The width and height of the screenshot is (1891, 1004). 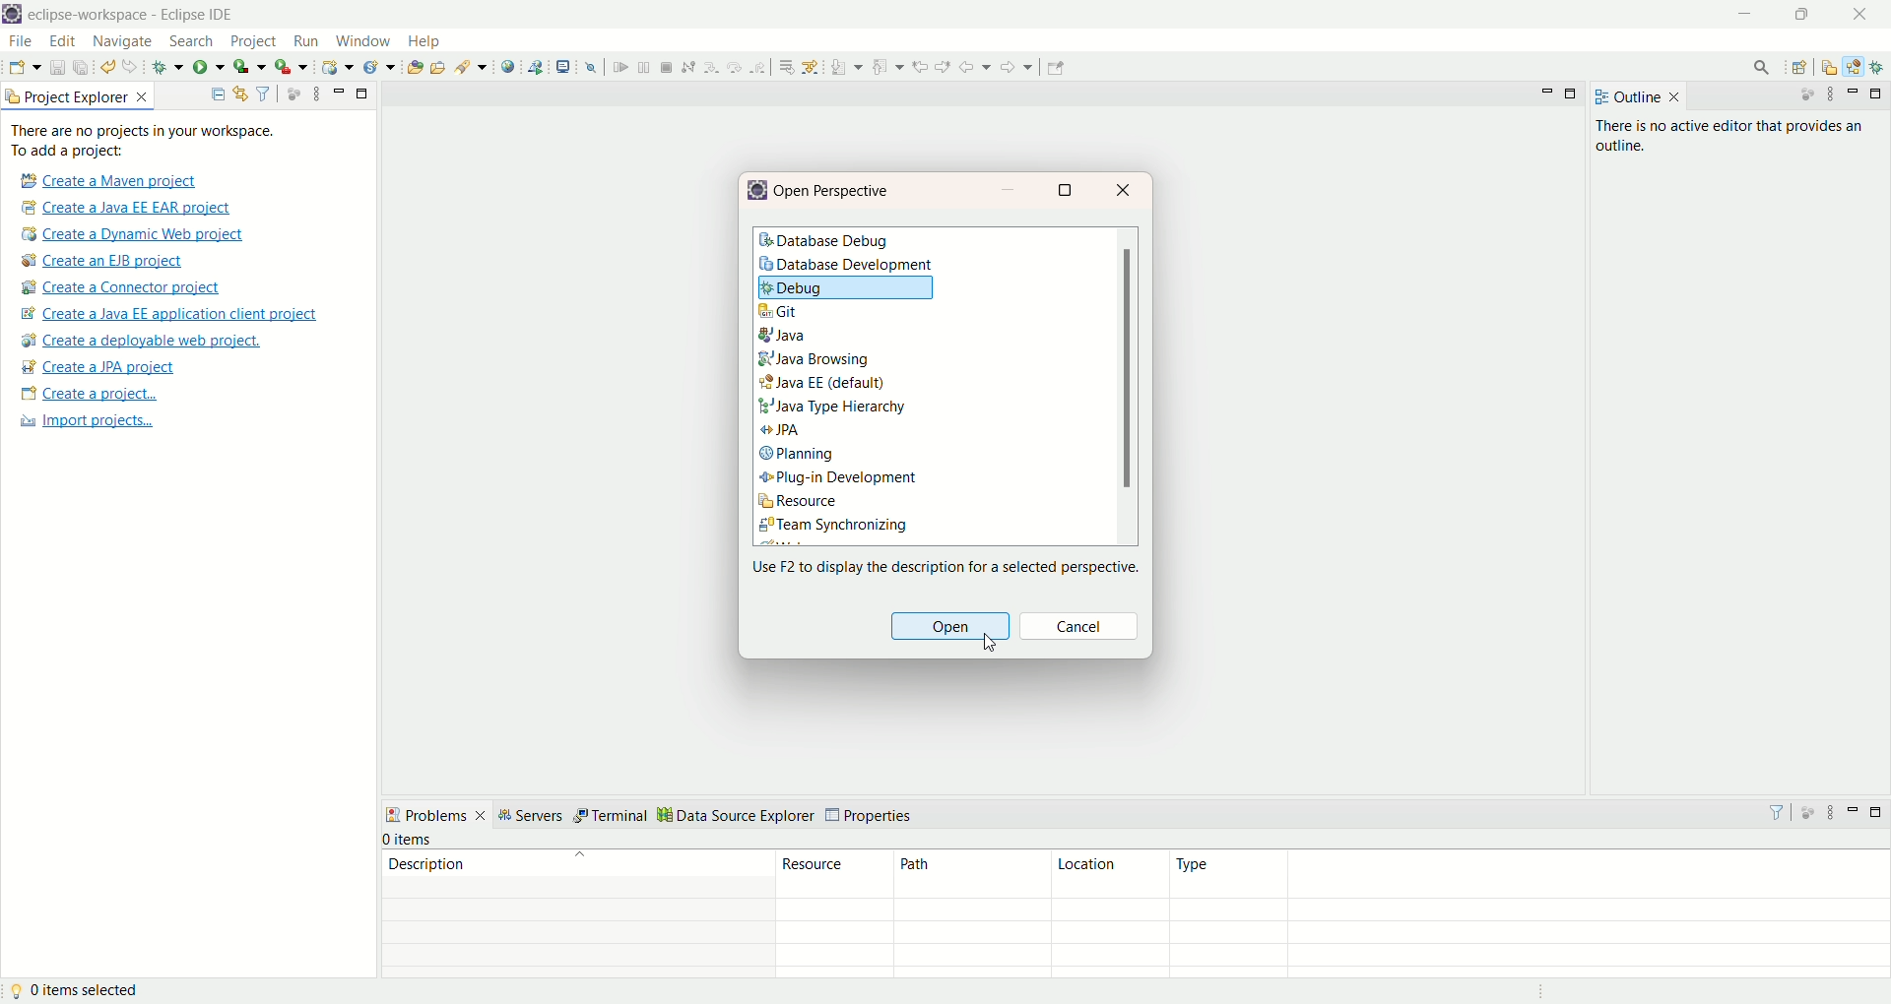 What do you see at coordinates (168, 67) in the screenshot?
I see `debug` at bounding box center [168, 67].